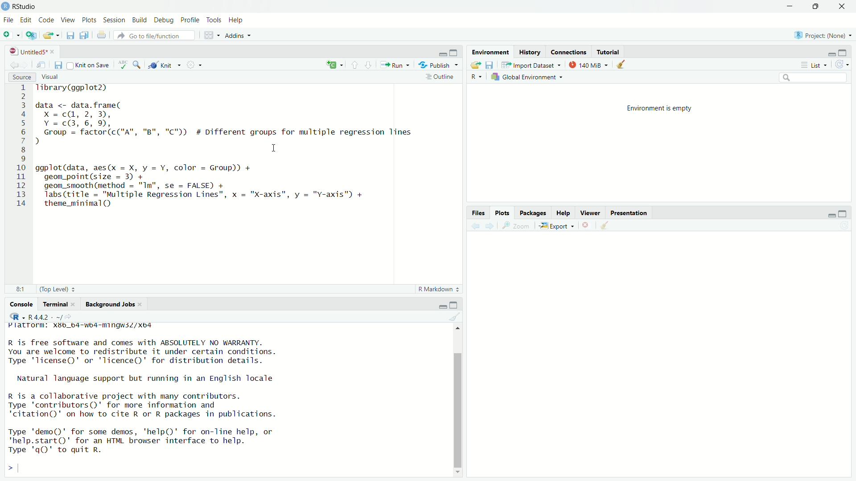 The width and height of the screenshot is (856, 481). I want to click on , so click(478, 212).